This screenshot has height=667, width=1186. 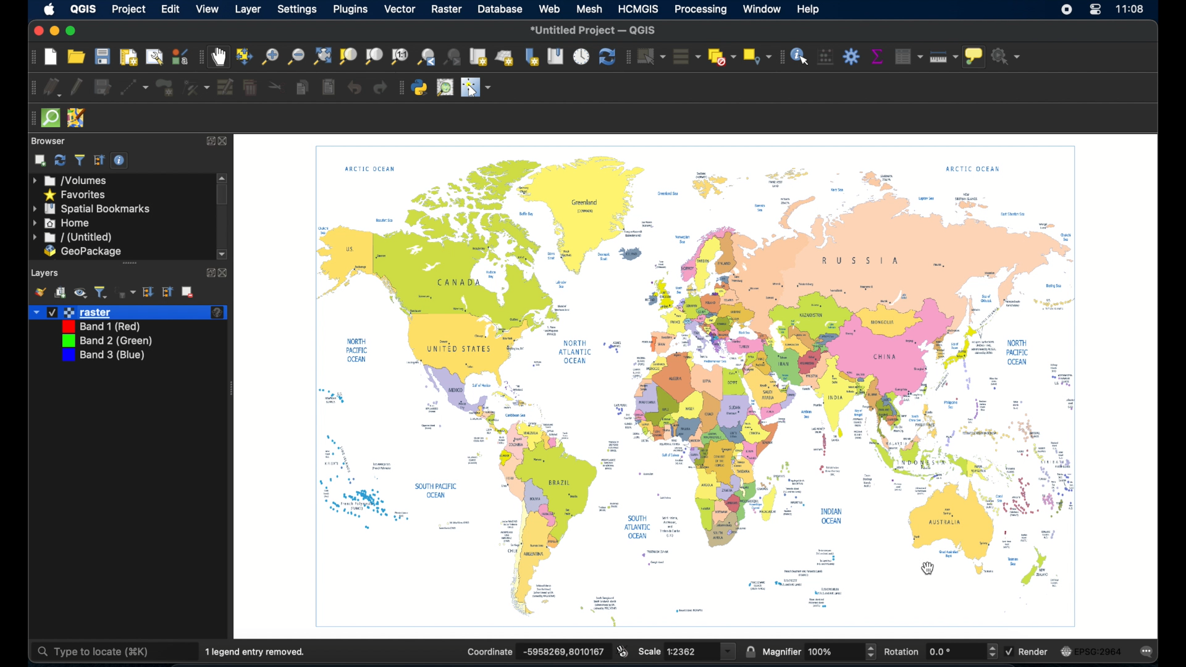 I want to click on drag handle, so click(x=130, y=262).